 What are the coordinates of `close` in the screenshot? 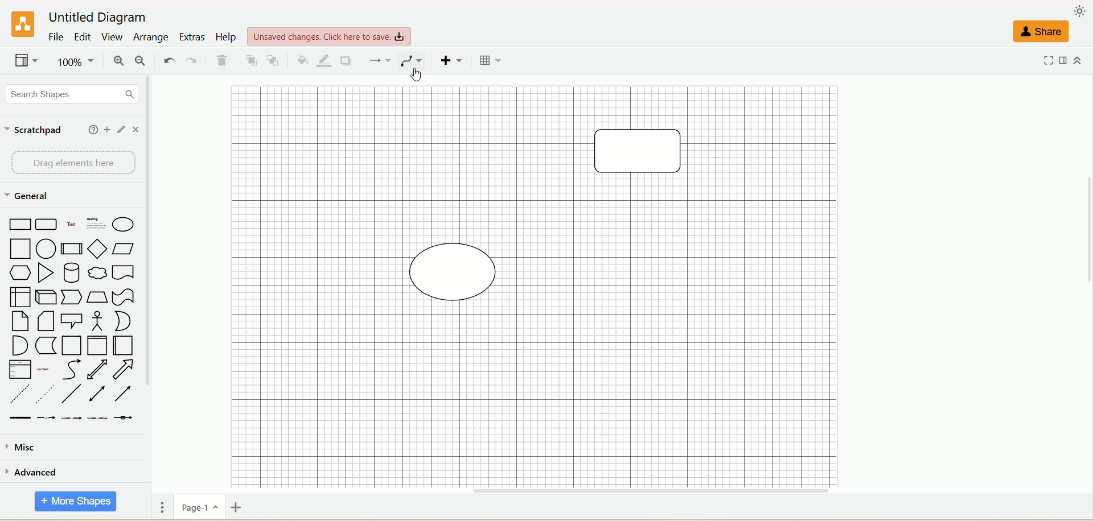 It's located at (138, 130).